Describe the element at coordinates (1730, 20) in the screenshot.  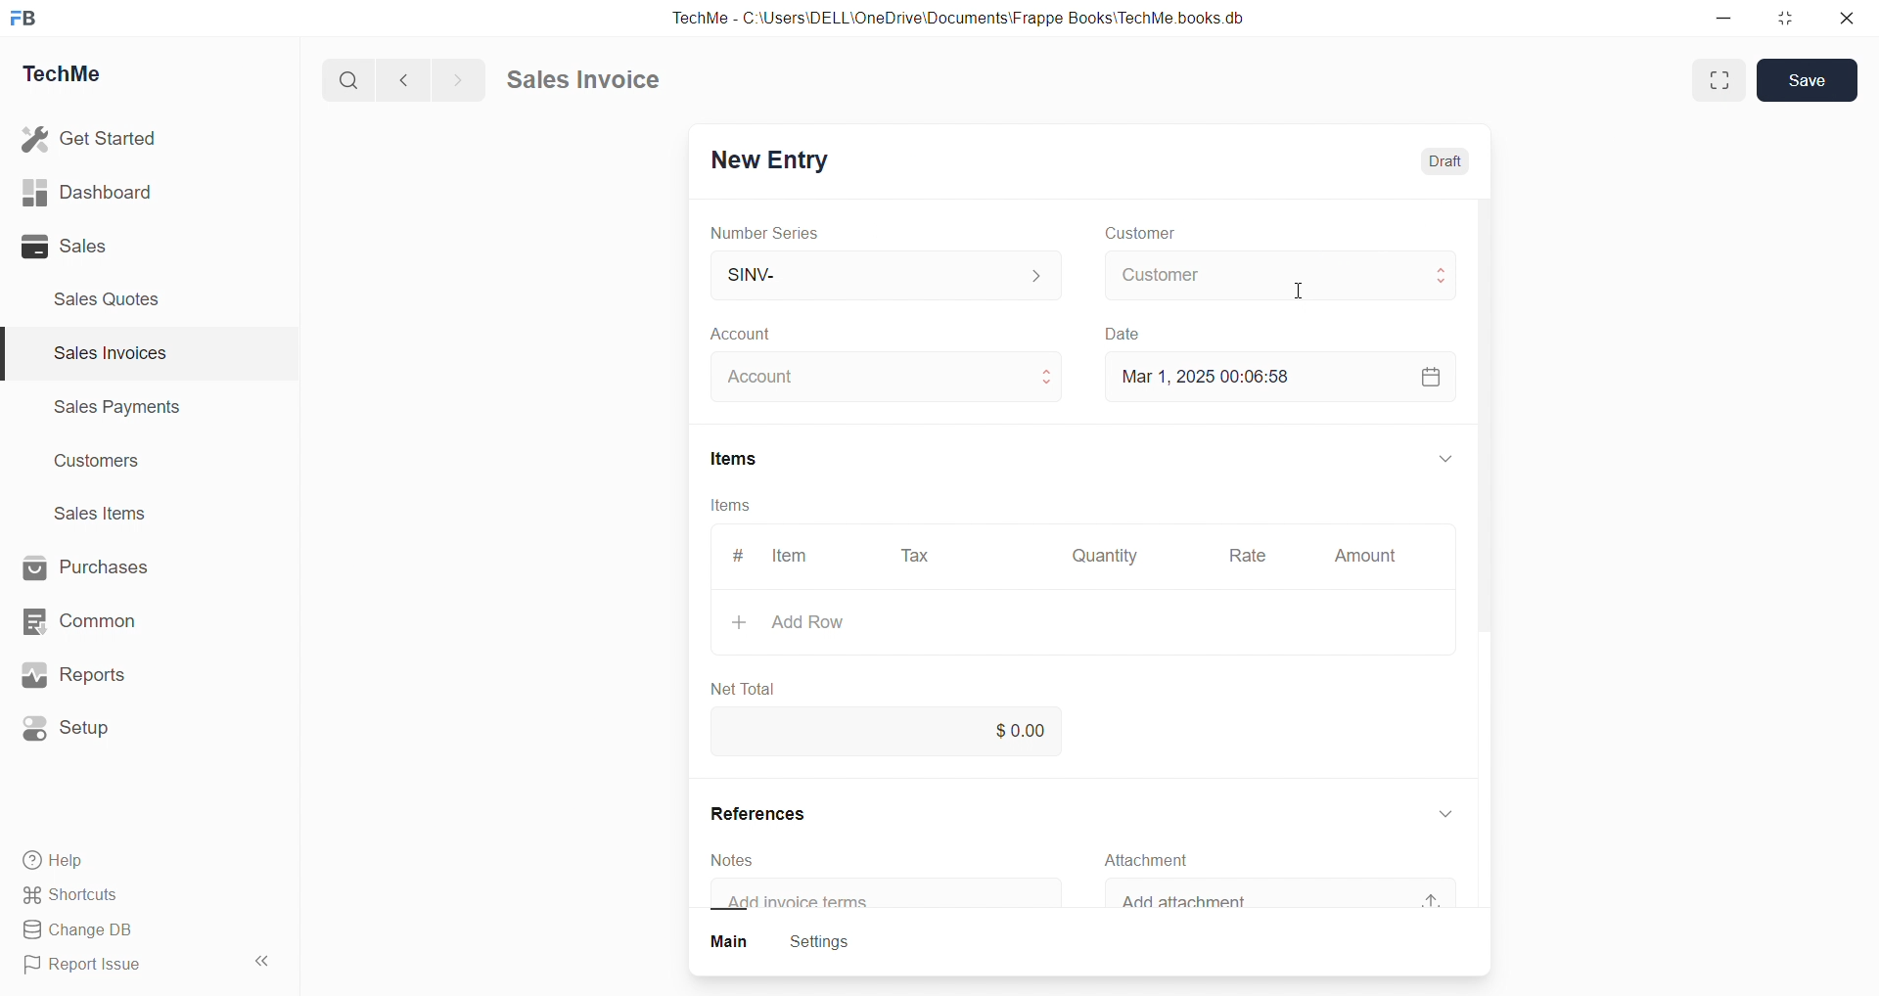
I see `Minimize` at that location.